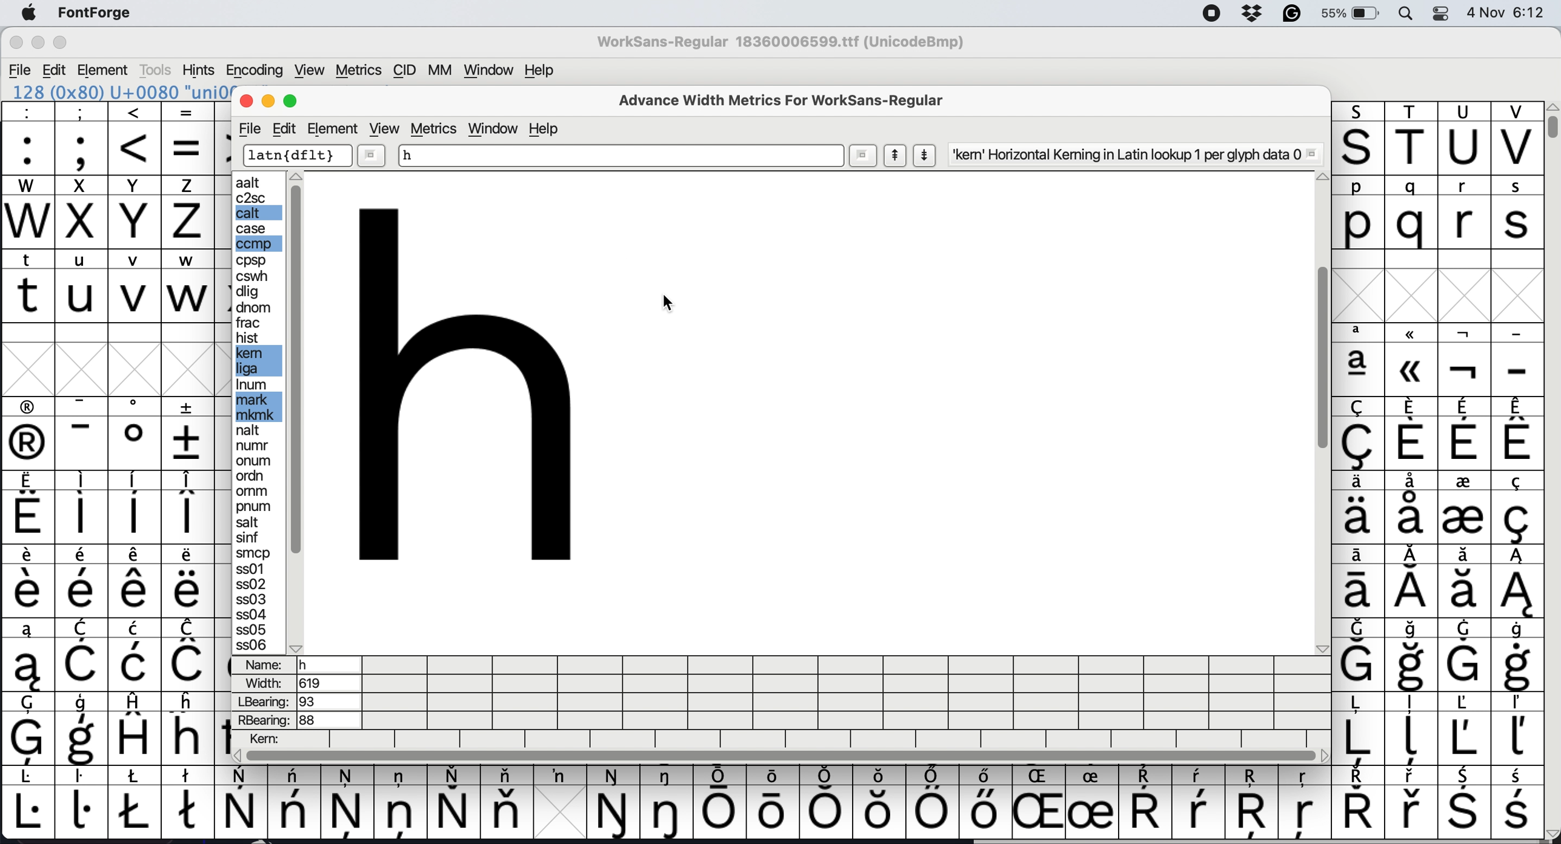 Image resolution: width=1561 pixels, height=844 pixels. What do you see at coordinates (1431, 220) in the screenshot?
I see `lowercase letters` at bounding box center [1431, 220].